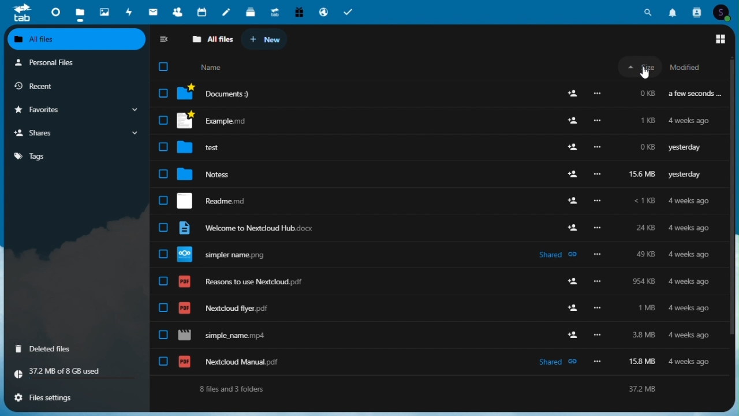 This screenshot has width=739, height=416. I want to click on Organised by name, so click(214, 68).